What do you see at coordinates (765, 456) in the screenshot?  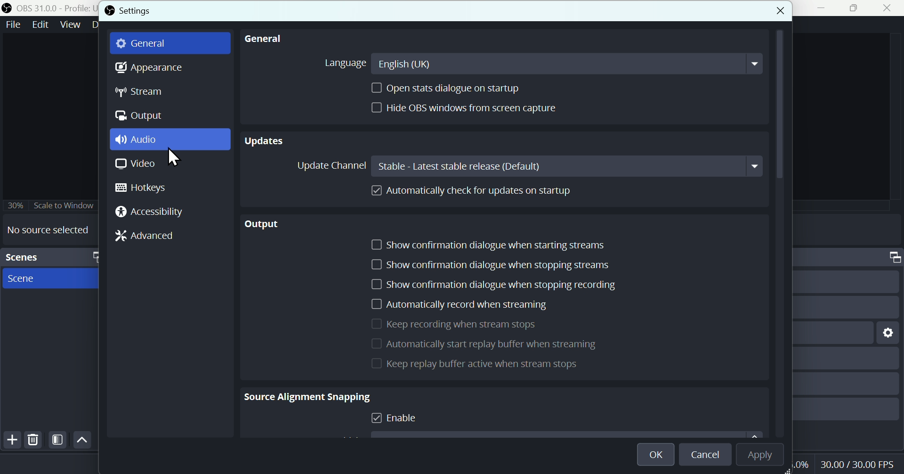 I see `Apply` at bounding box center [765, 456].